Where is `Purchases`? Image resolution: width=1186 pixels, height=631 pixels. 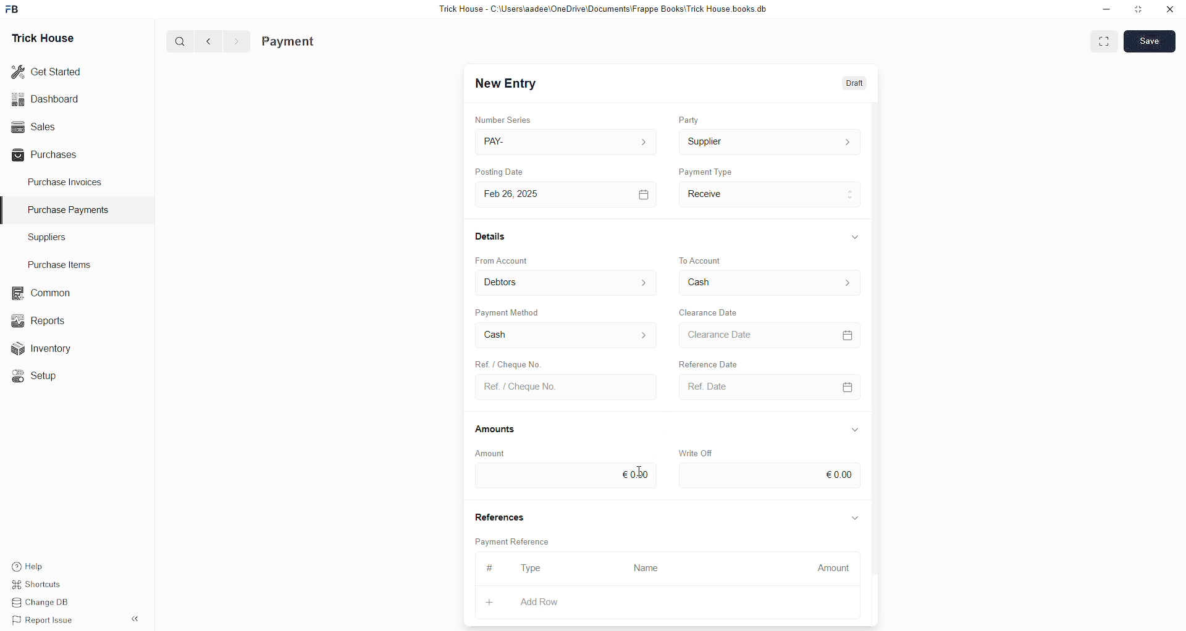
Purchases is located at coordinates (47, 156).